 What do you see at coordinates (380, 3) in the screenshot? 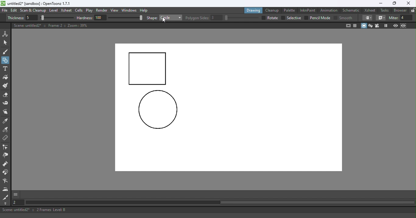
I see `Minimize` at bounding box center [380, 3].